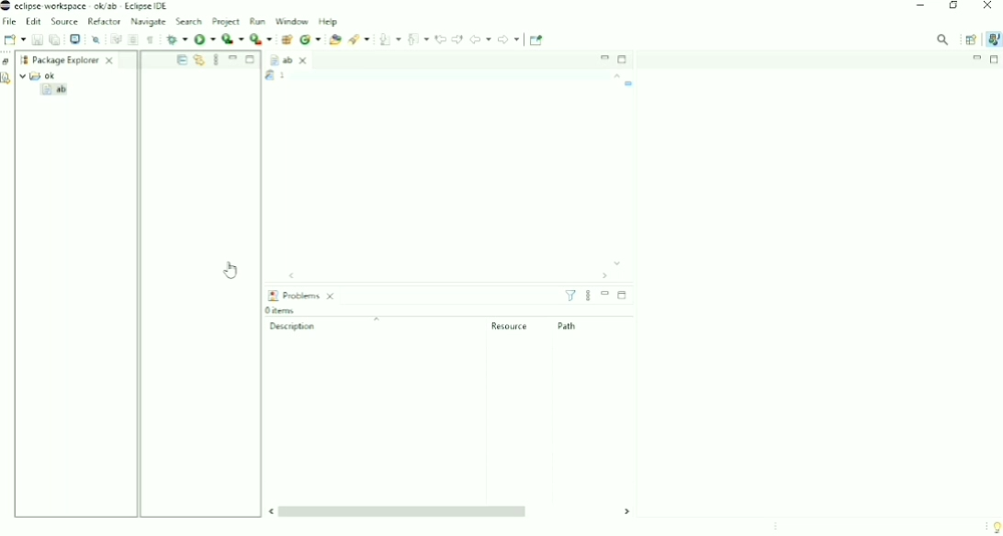 The image size is (1003, 536). I want to click on Maximize, so click(624, 60).